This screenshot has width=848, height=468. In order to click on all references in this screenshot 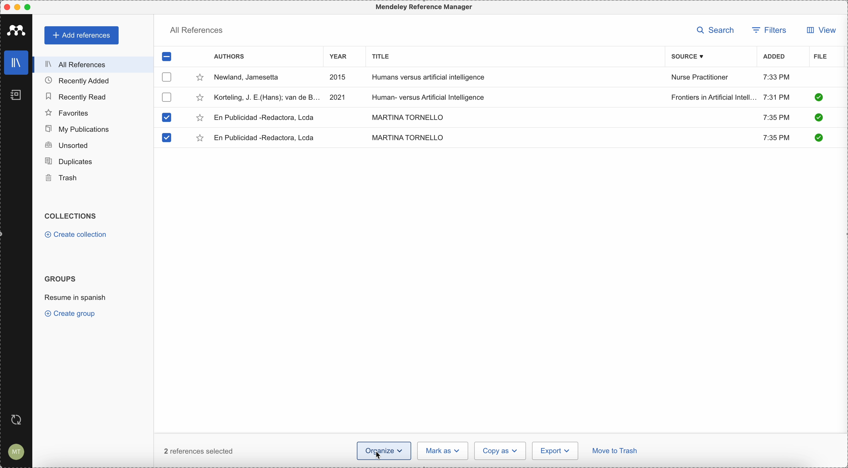, I will do `click(196, 32)`.